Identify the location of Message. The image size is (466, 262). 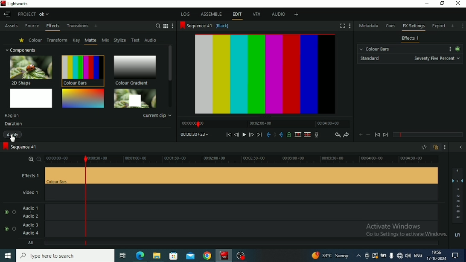
(457, 256).